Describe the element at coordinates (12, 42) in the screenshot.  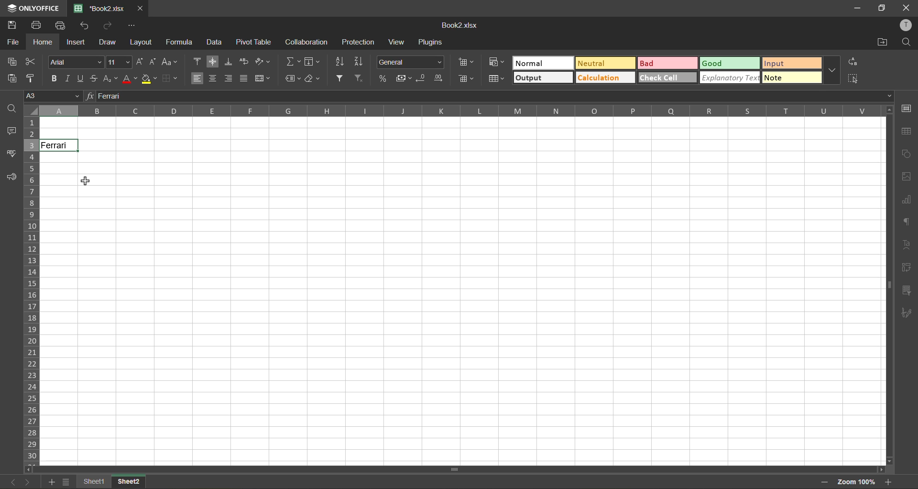
I see `file` at that location.